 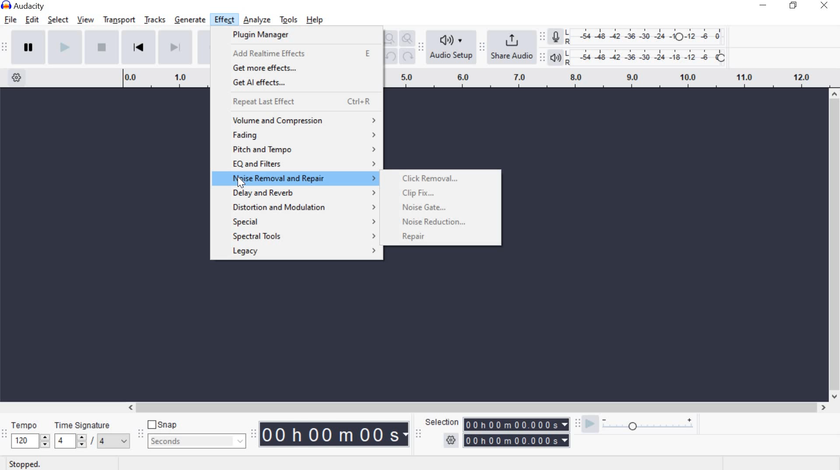 I want to click on Looping Region, so click(x=609, y=78).